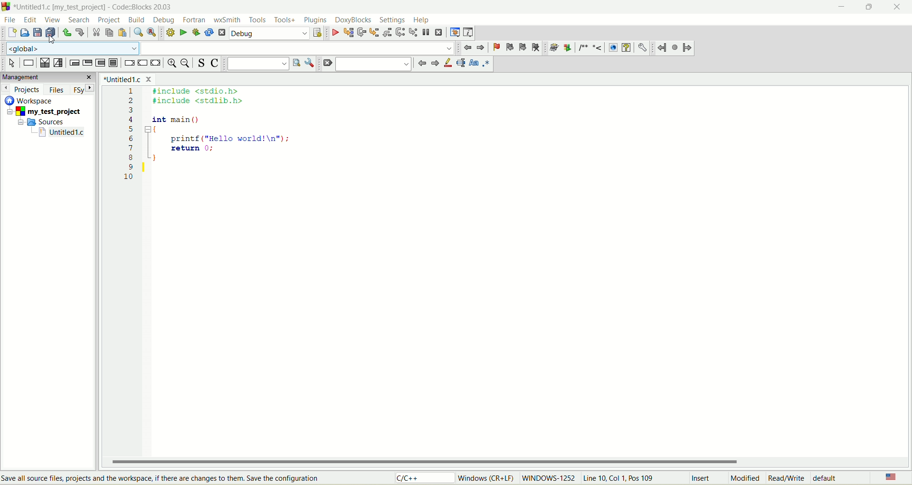 This screenshot has height=485, width=912. Describe the element at coordinates (110, 33) in the screenshot. I see `copy` at that location.